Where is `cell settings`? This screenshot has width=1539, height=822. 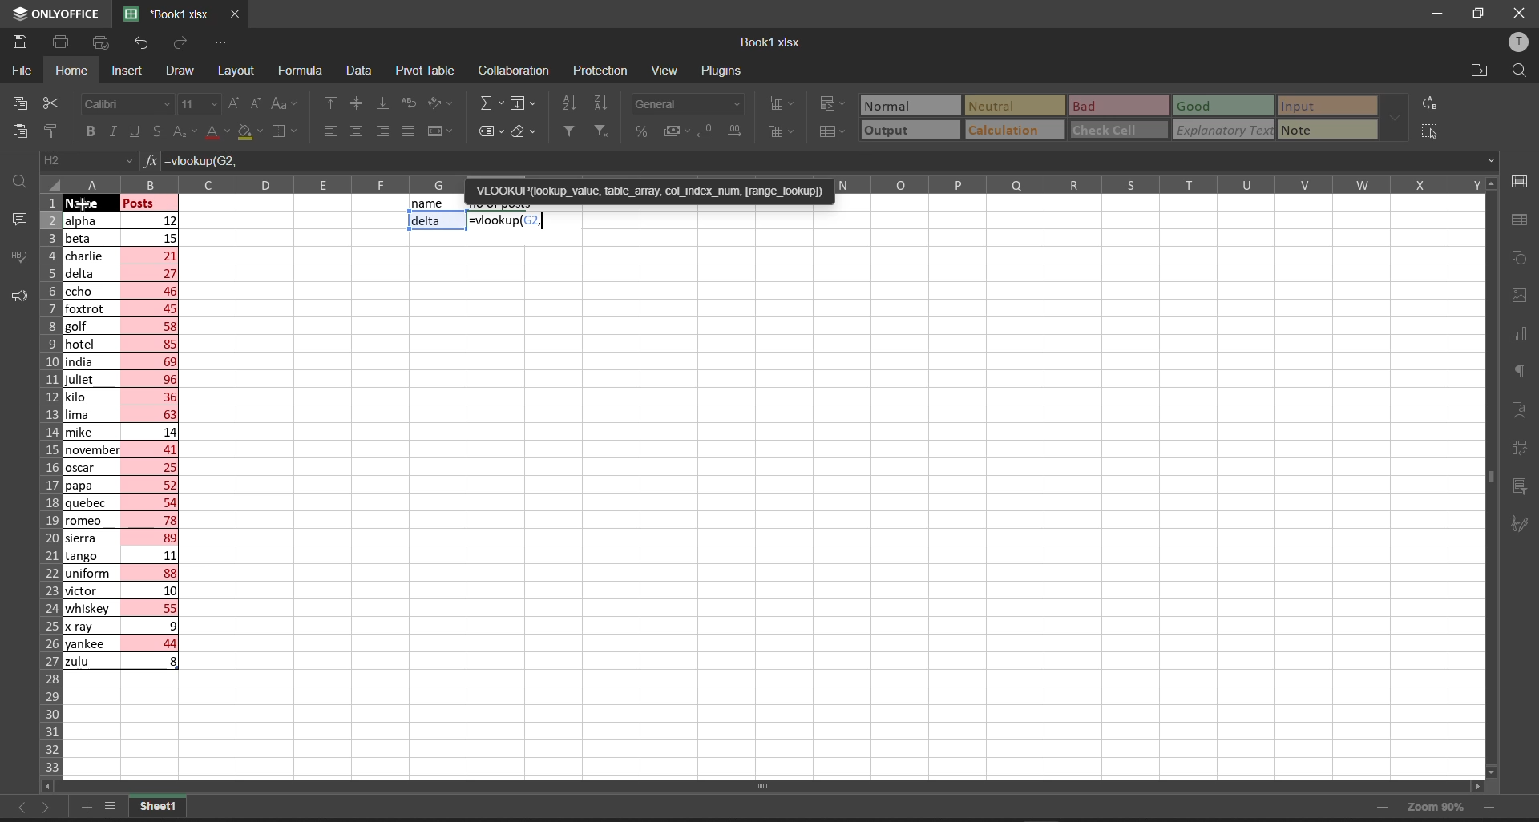 cell settings is located at coordinates (1521, 179).